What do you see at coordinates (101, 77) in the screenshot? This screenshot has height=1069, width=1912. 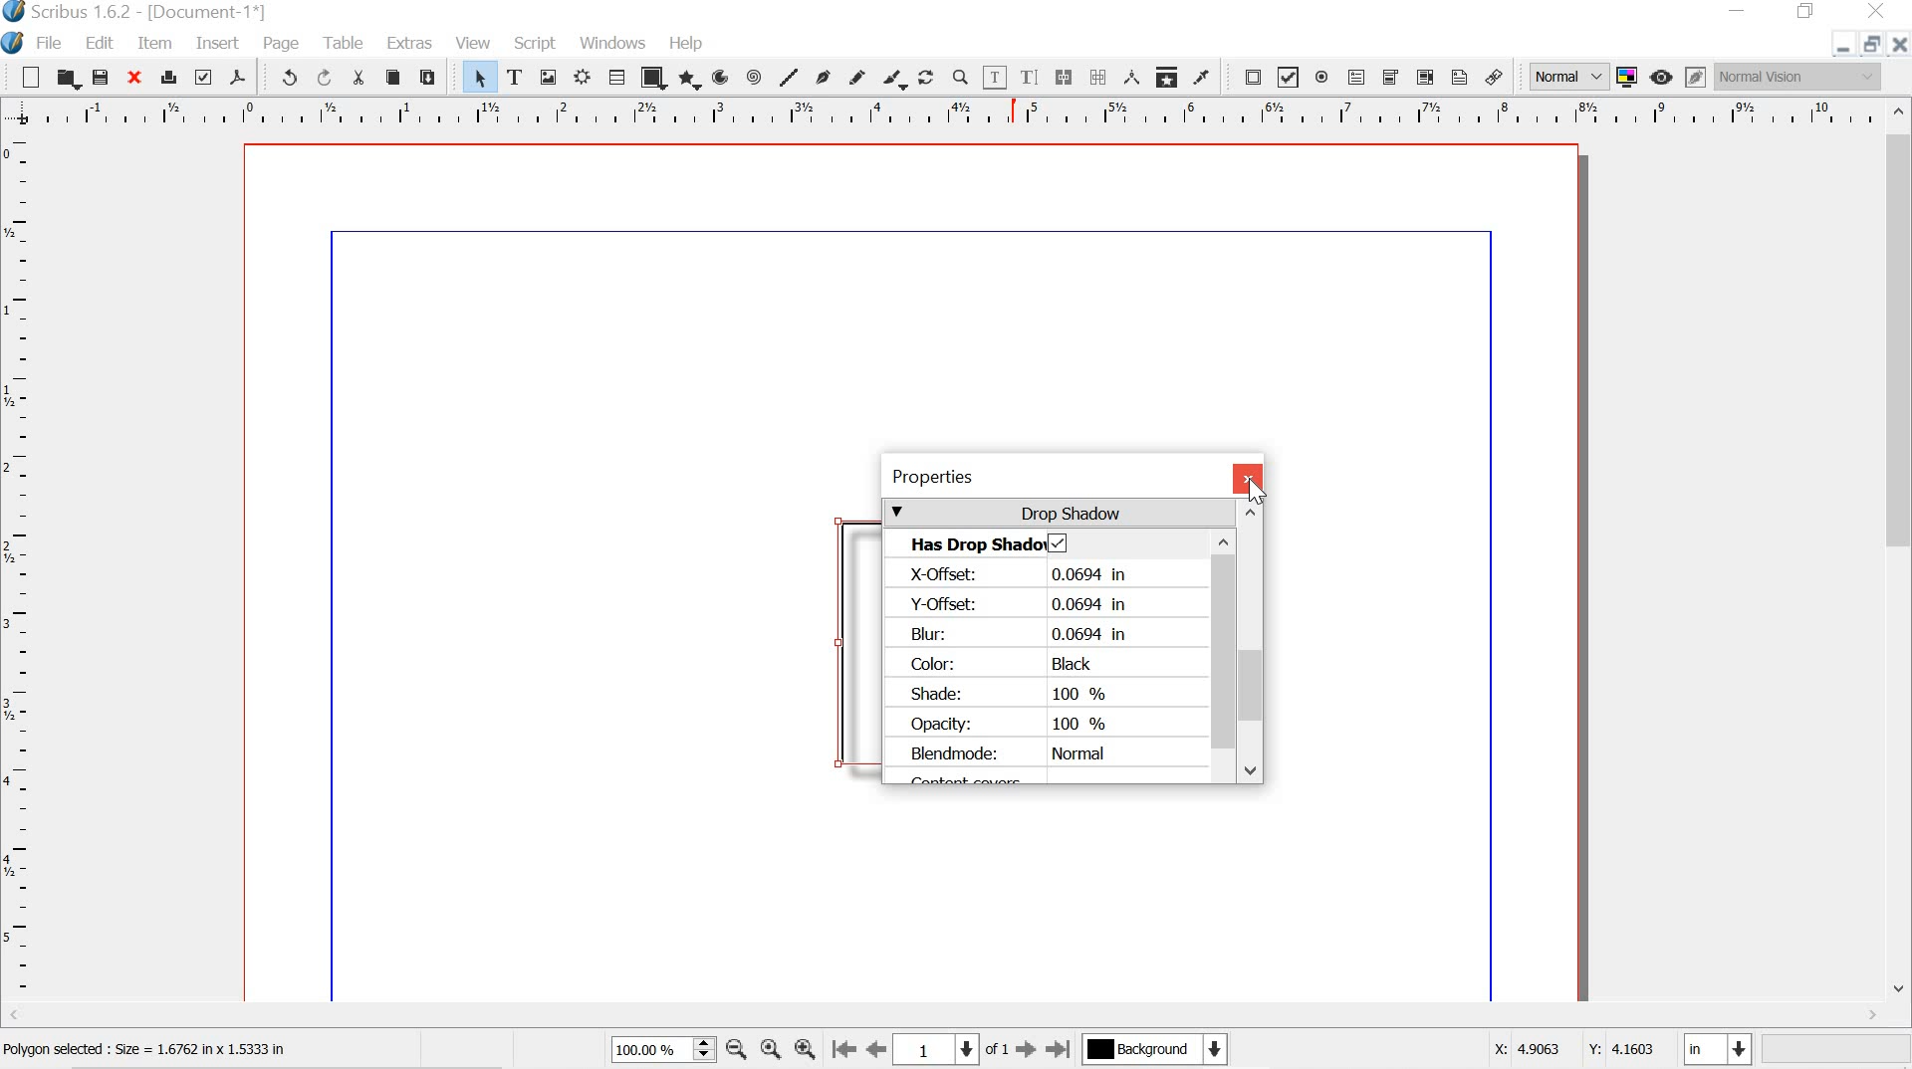 I see `save` at bounding box center [101, 77].